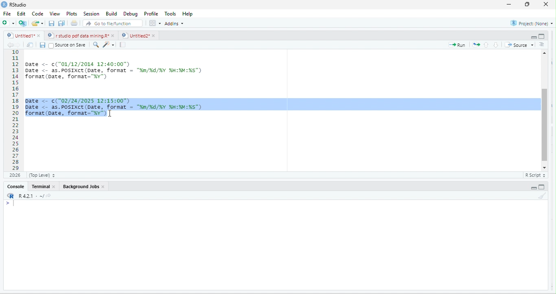 The height and width of the screenshot is (294, 556). What do you see at coordinates (61, 23) in the screenshot?
I see `save all open documents` at bounding box center [61, 23].